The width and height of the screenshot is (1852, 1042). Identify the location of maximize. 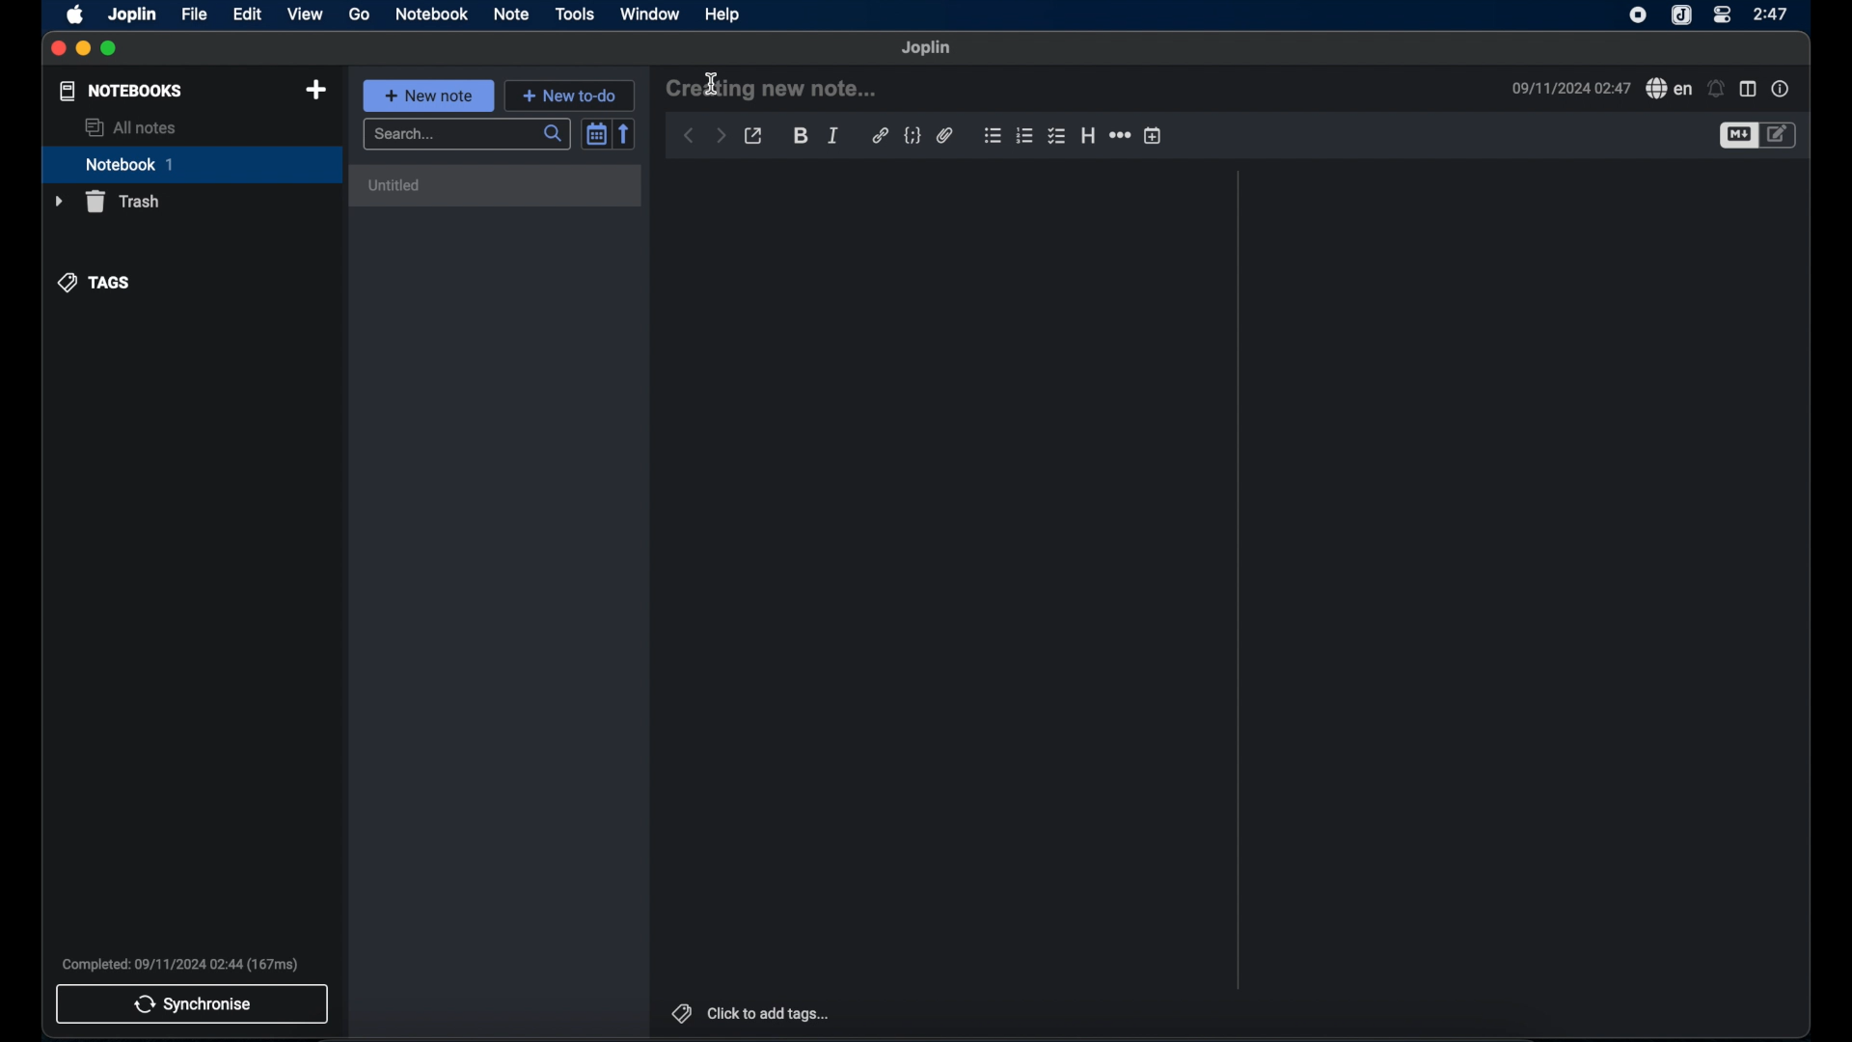
(109, 48).